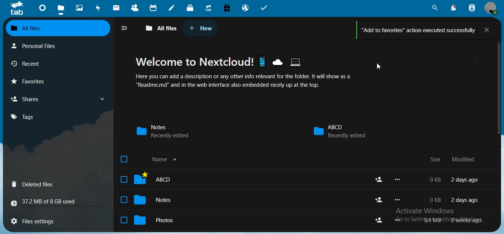 This screenshot has height=234, width=504. What do you see at coordinates (56, 27) in the screenshot?
I see `all files` at bounding box center [56, 27].